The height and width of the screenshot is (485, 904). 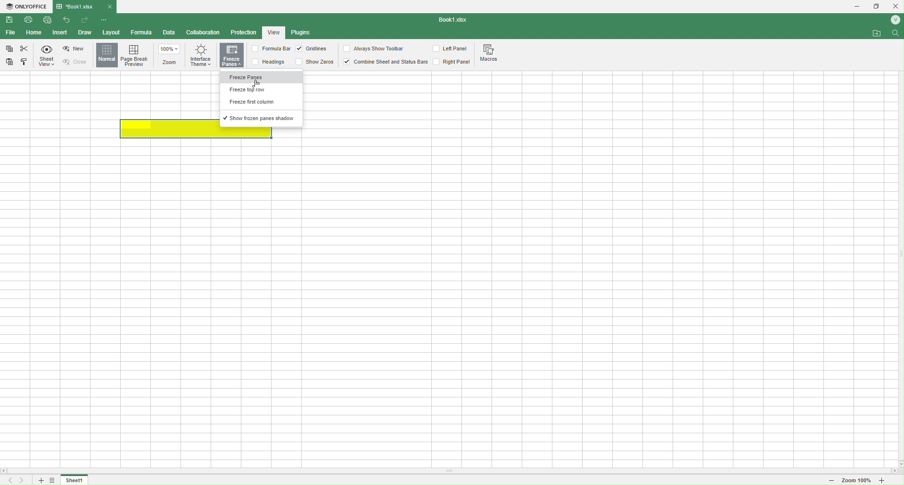 I want to click on Close, so click(x=110, y=6).